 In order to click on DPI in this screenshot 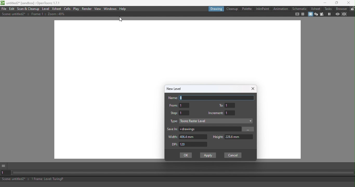, I will do `click(194, 144)`.